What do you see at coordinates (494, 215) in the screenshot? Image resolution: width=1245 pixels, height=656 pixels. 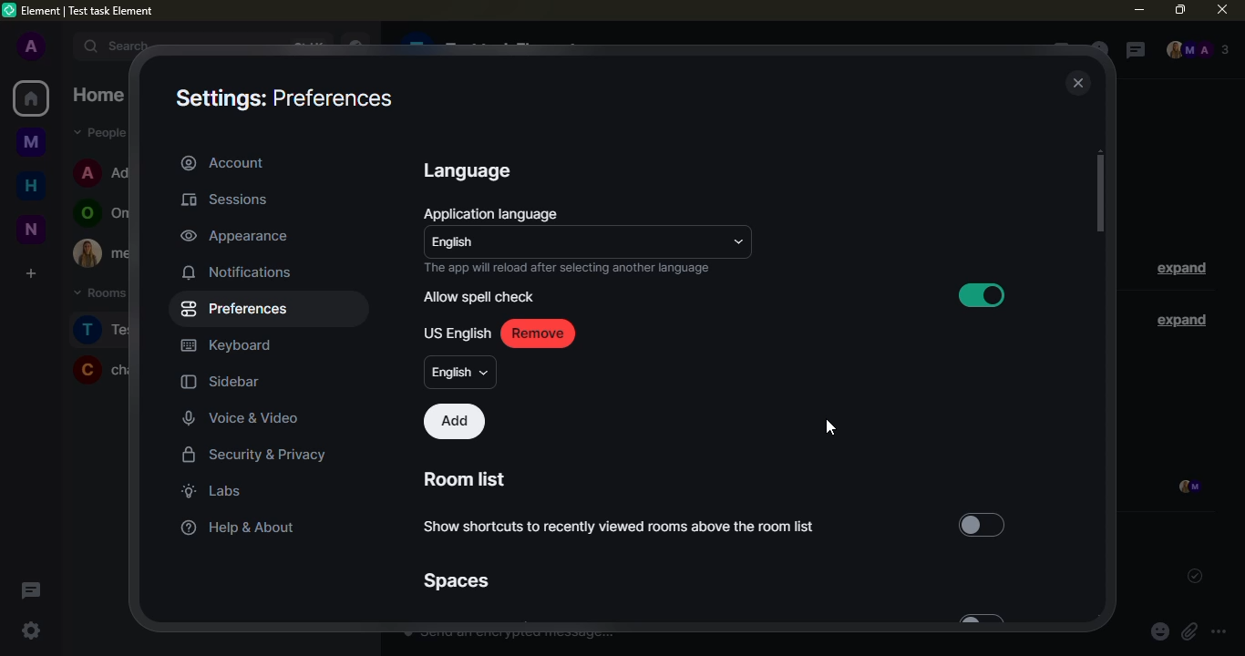 I see `application` at bounding box center [494, 215].